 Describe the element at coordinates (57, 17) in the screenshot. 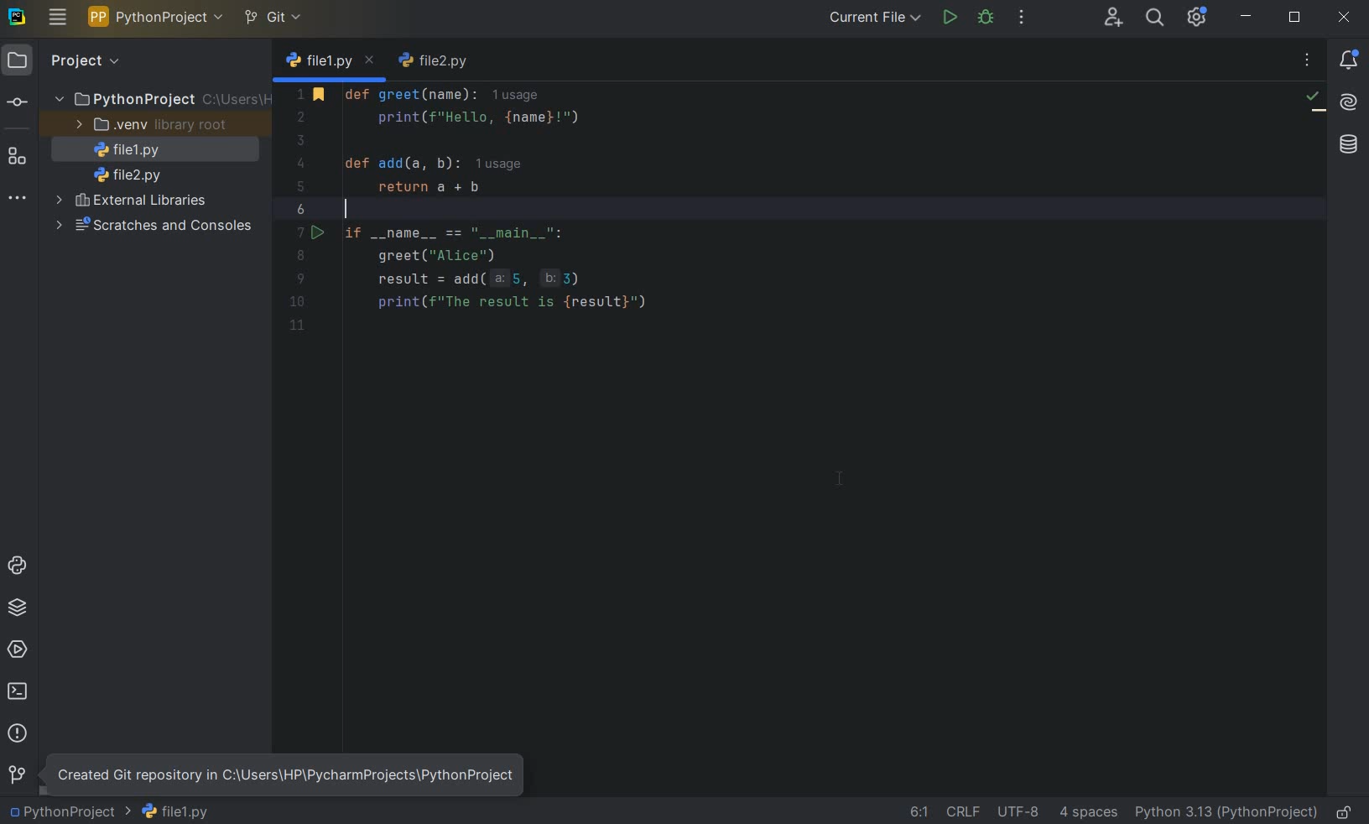

I see `main menu` at that location.